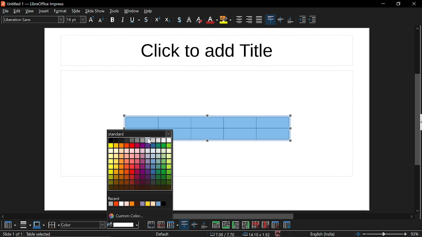 Image resolution: width=422 pixels, height=237 pixels. What do you see at coordinates (365, 234) in the screenshot?
I see `zoom out` at bounding box center [365, 234].